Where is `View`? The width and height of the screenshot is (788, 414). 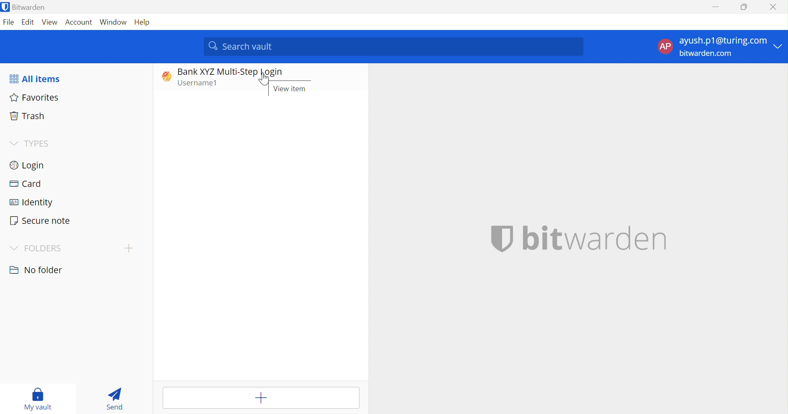 View is located at coordinates (50, 22).